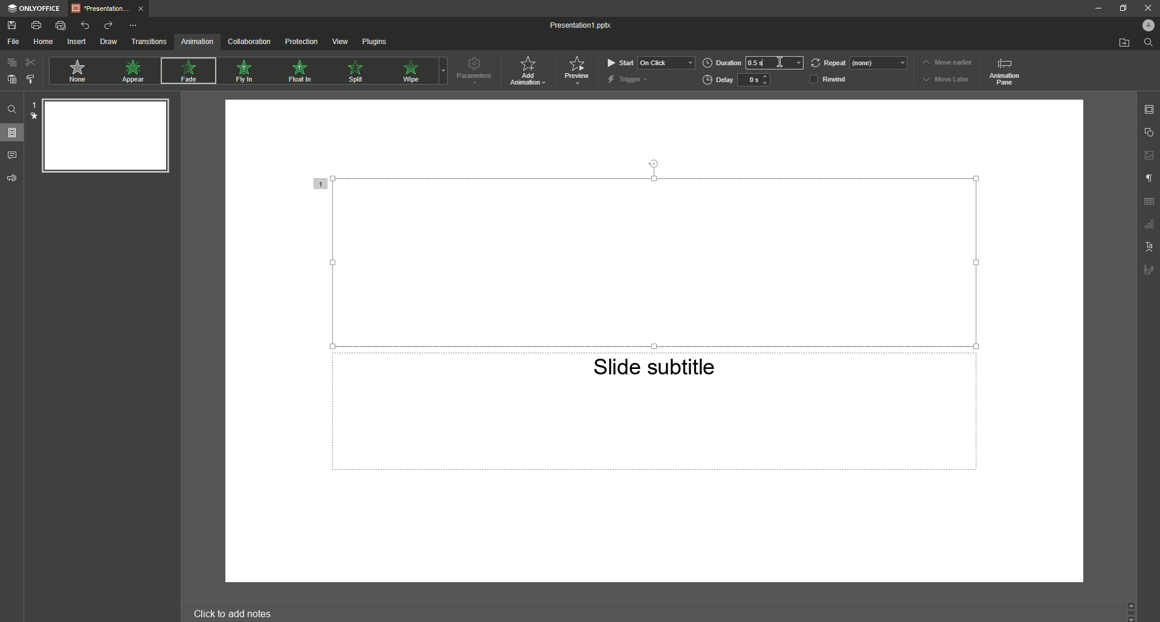 The height and width of the screenshot is (622, 1160). What do you see at coordinates (14, 111) in the screenshot?
I see `Find` at bounding box center [14, 111].